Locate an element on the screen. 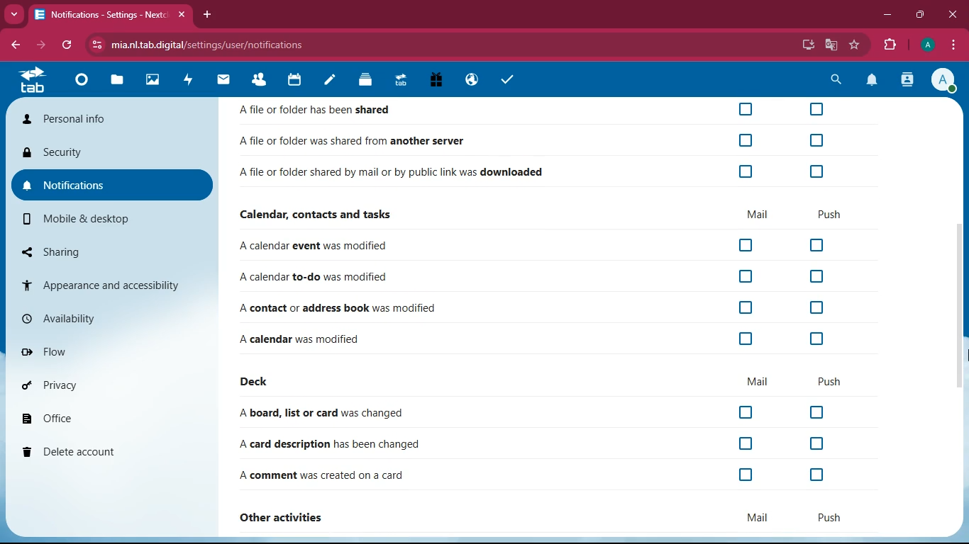 The height and width of the screenshot is (544, 969). notes is located at coordinates (331, 80).